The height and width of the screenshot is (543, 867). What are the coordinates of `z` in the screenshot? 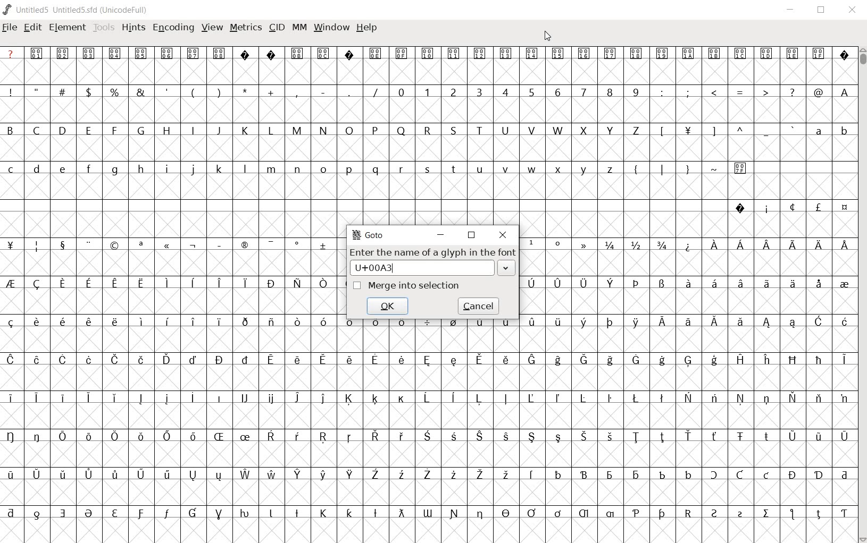 It's located at (611, 168).